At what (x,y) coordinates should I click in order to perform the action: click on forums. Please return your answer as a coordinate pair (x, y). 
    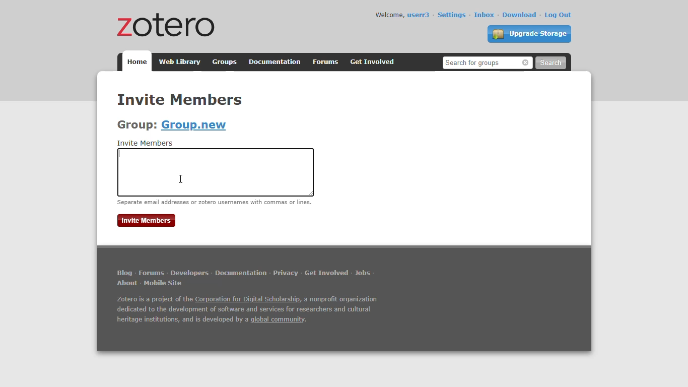
    Looking at the image, I should click on (325, 62).